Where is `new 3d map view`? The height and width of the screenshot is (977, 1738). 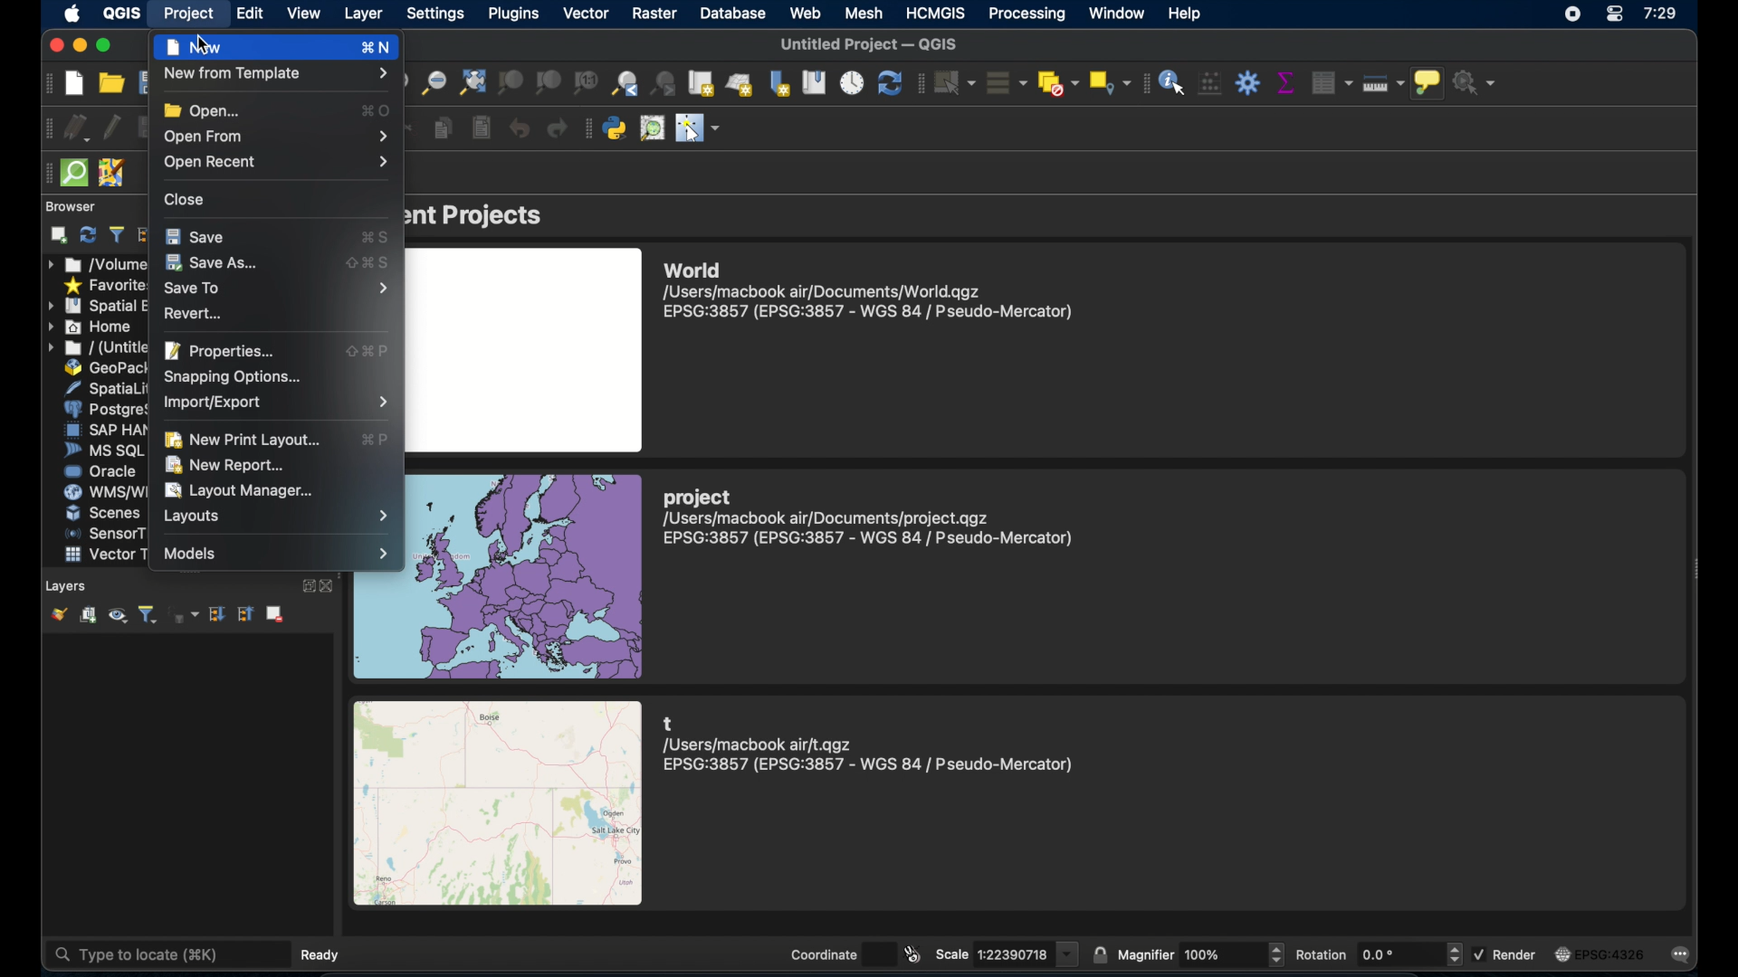
new 3d map view is located at coordinates (740, 86).